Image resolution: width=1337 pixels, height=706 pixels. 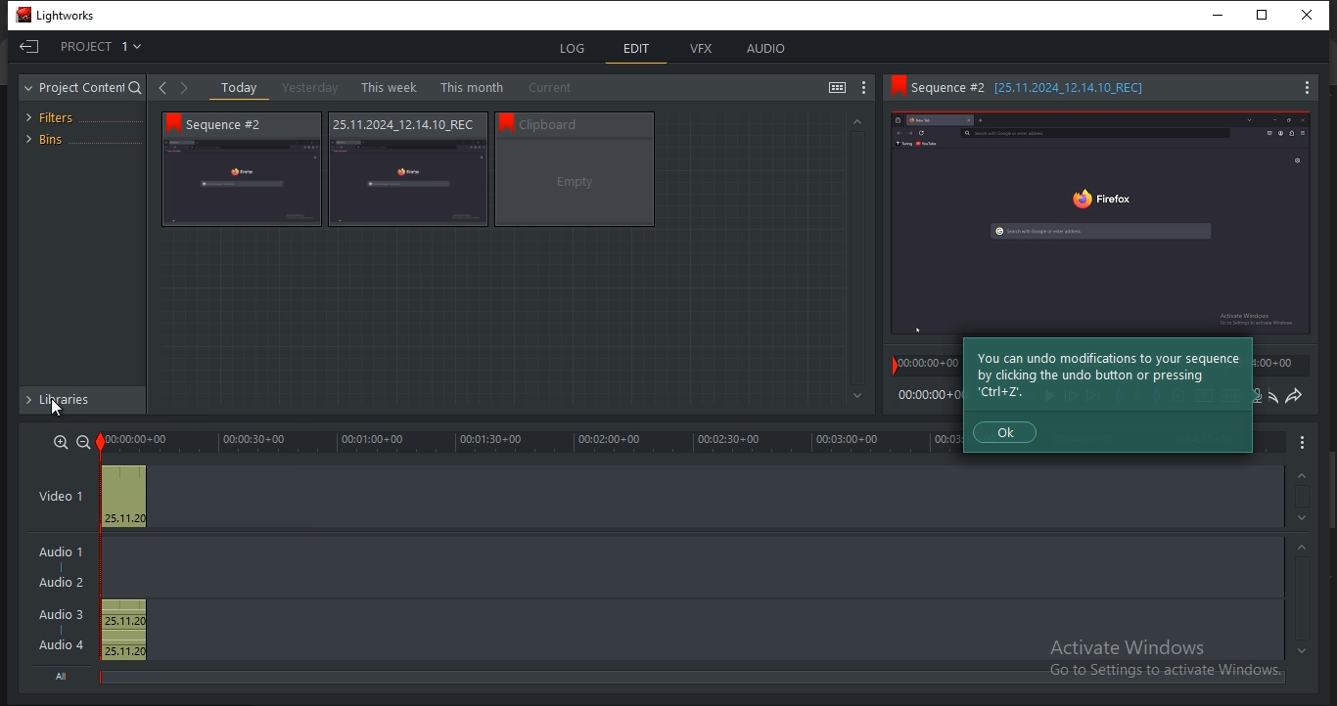 What do you see at coordinates (1007, 432) in the screenshot?
I see `Ok` at bounding box center [1007, 432].